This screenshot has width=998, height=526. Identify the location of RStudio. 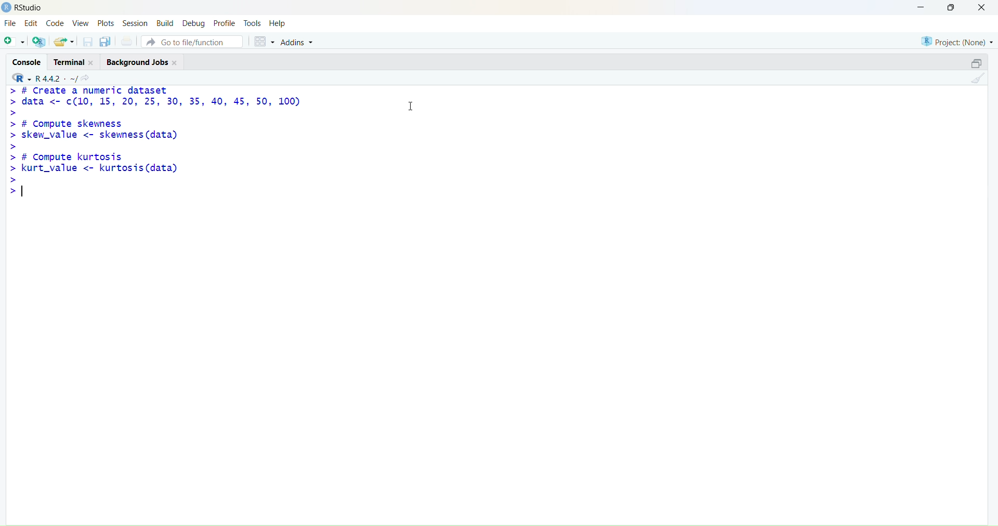
(22, 8).